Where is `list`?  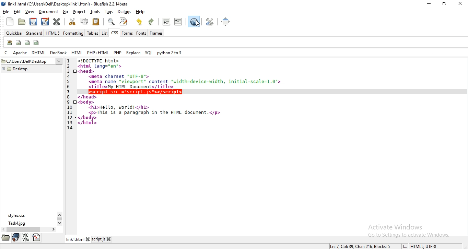
list is located at coordinates (104, 33).